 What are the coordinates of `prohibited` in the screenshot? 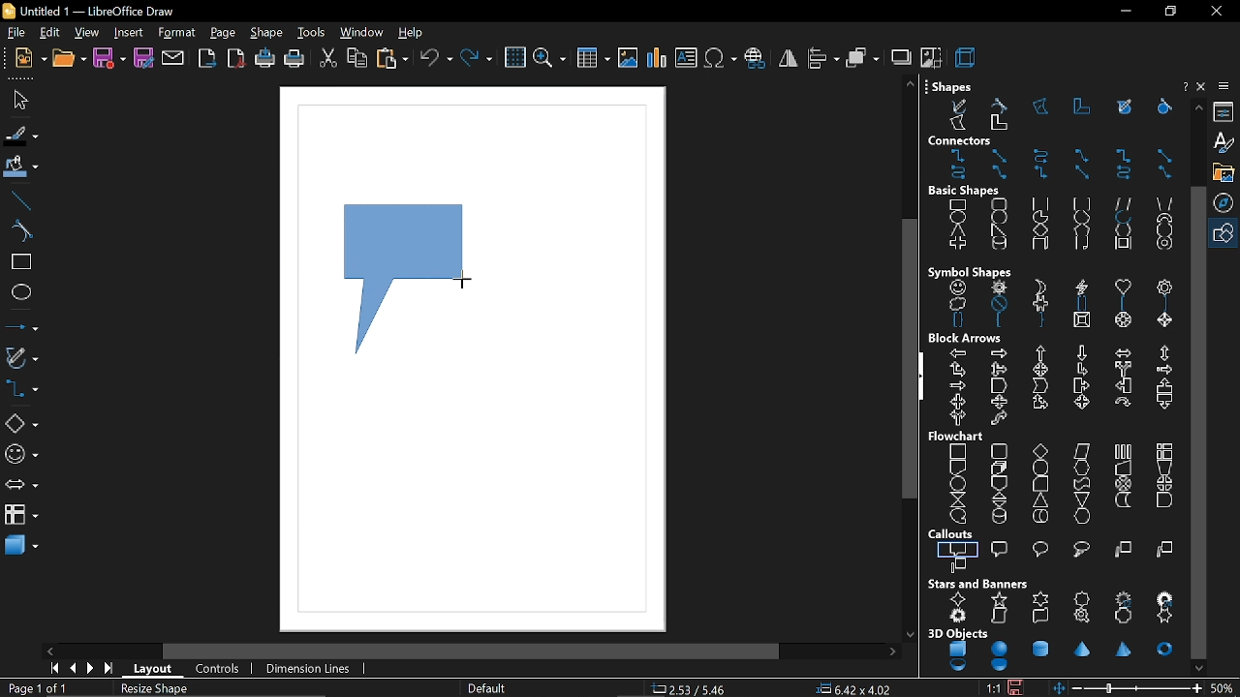 It's located at (996, 305).